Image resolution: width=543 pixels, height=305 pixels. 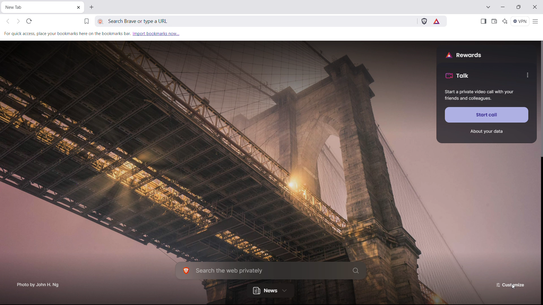 I want to click on news, so click(x=270, y=290).